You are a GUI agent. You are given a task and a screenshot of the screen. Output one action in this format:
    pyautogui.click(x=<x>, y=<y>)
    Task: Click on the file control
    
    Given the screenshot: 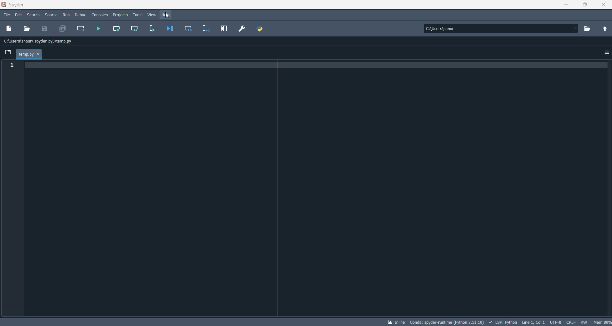 What is the action you would take?
    pyautogui.click(x=584, y=322)
    